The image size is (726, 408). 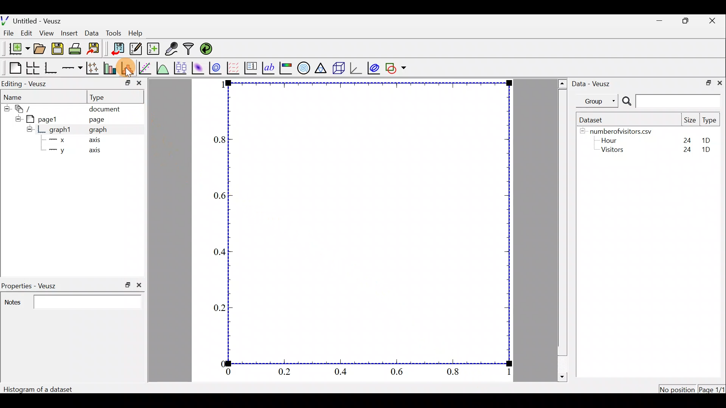 I want to click on page, so click(x=98, y=120).